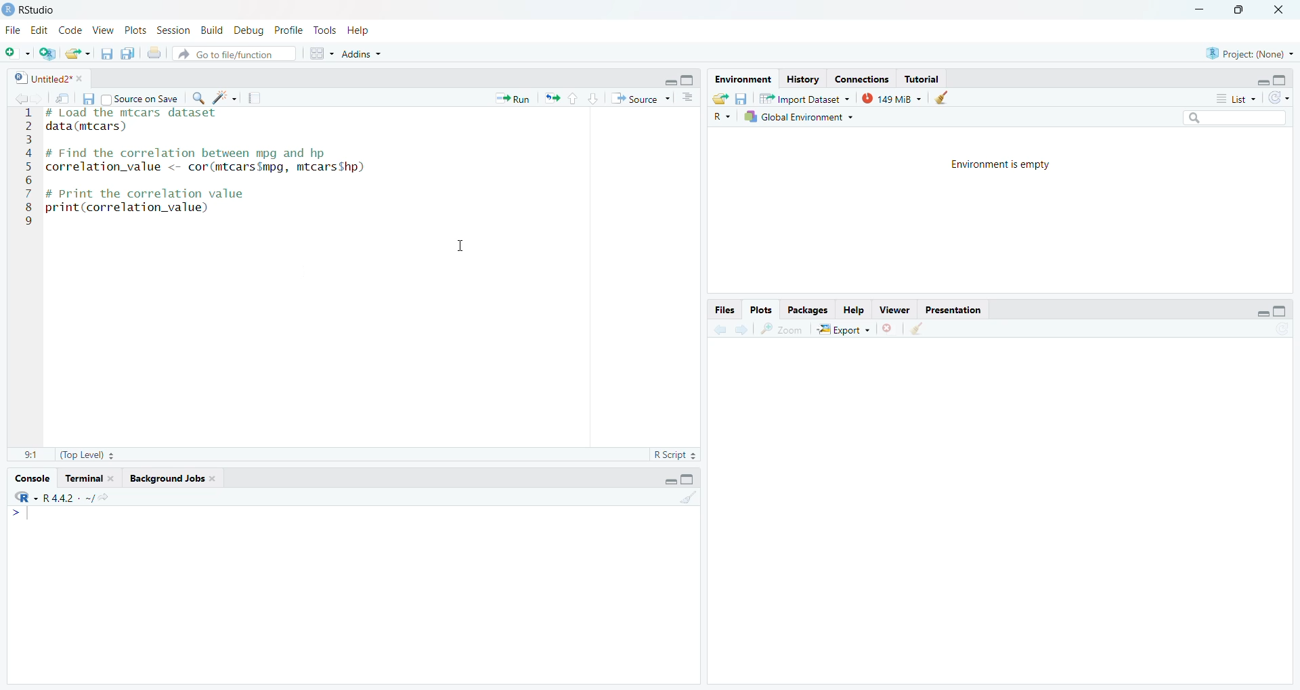 The image size is (1300, 690). What do you see at coordinates (690, 97) in the screenshot?
I see `Show document outline (Ctrl + Shift + O)` at bounding box center [690, 97].